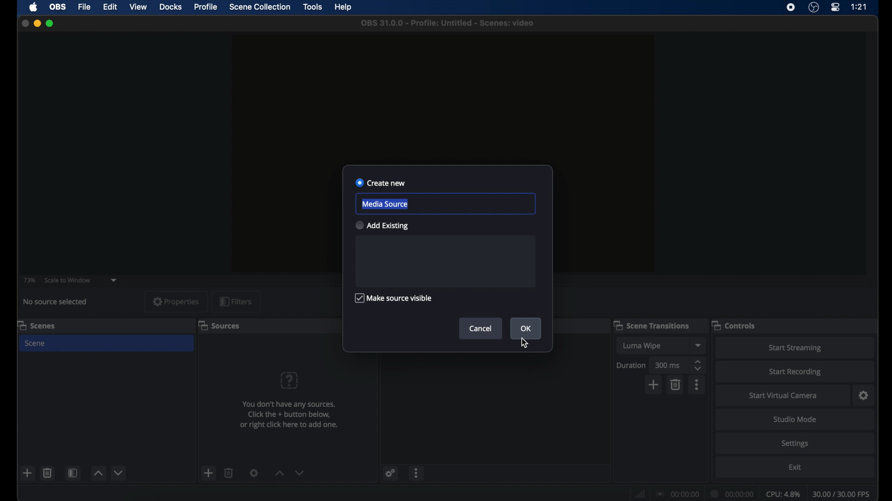 This screenshot has width=892, height=501. I want to click on scale to window, so click(67, 280).